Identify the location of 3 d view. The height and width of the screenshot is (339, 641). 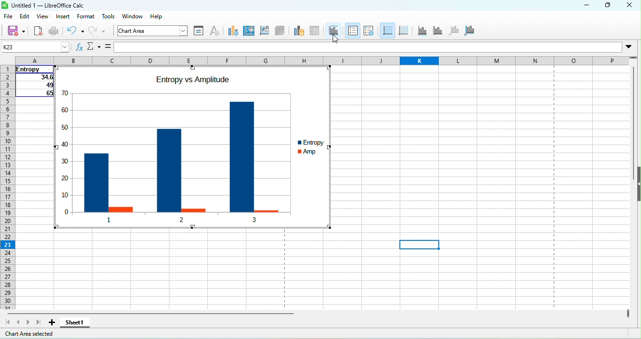
(281, 32).